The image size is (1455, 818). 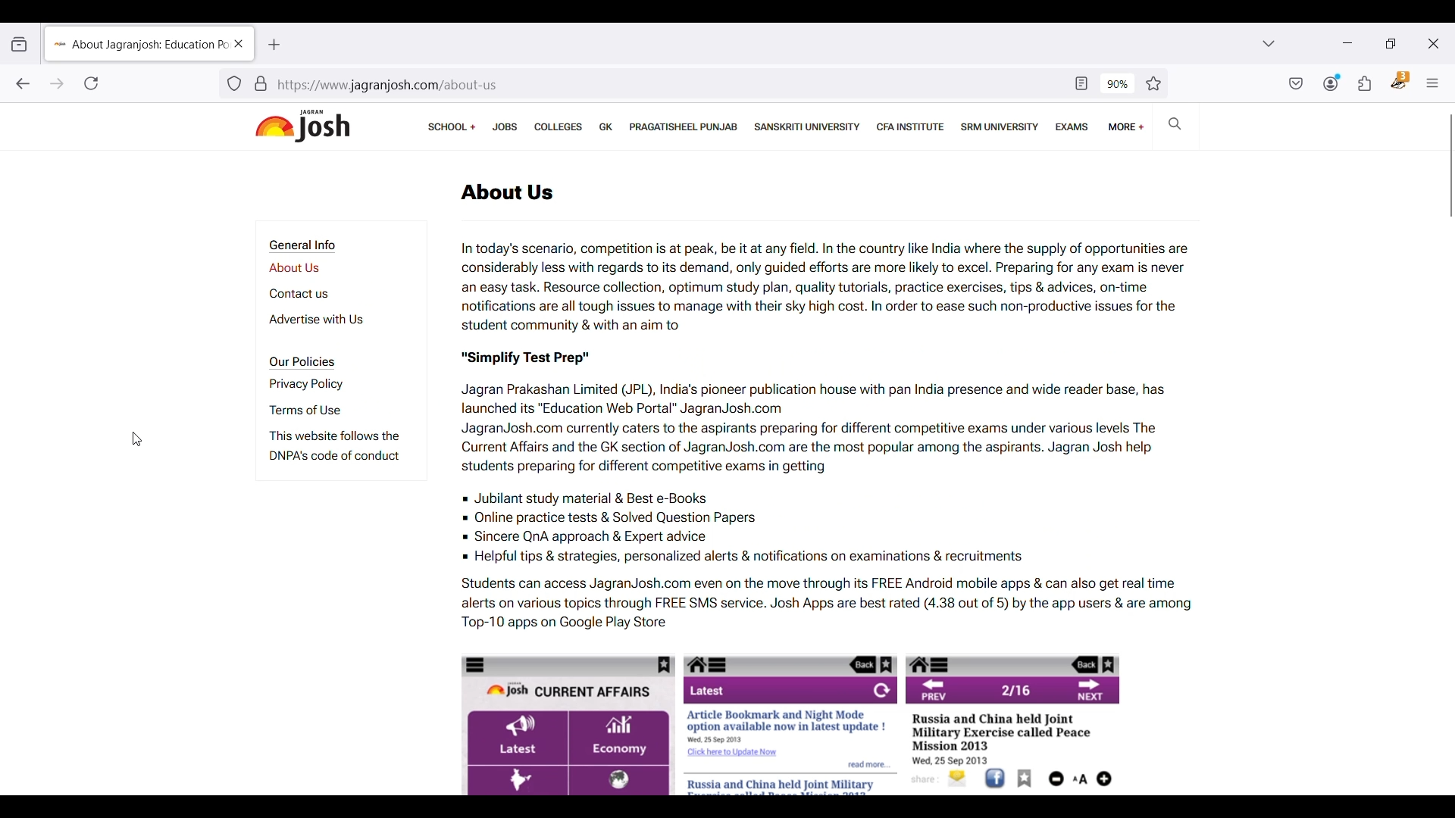 What do you see at coordinates (1081, 84) in the screenshot?
I see `Toggle reader view` at bounding box center [1081, 84].